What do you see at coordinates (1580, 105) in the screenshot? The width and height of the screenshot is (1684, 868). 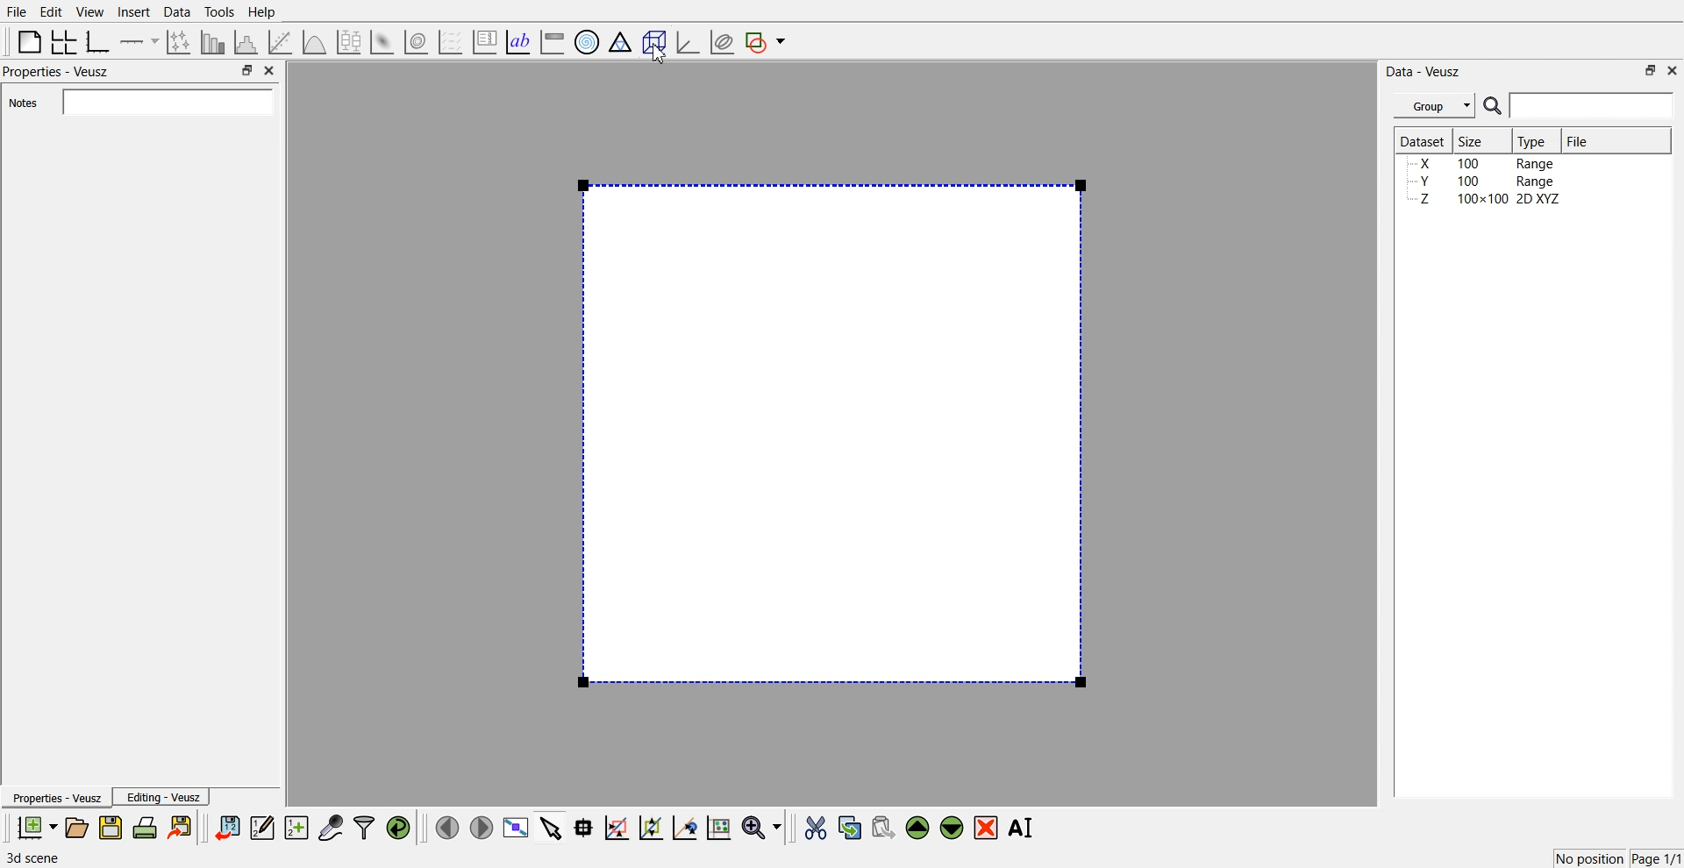 I see `Search Bar` at bounding box center [1580, 105].